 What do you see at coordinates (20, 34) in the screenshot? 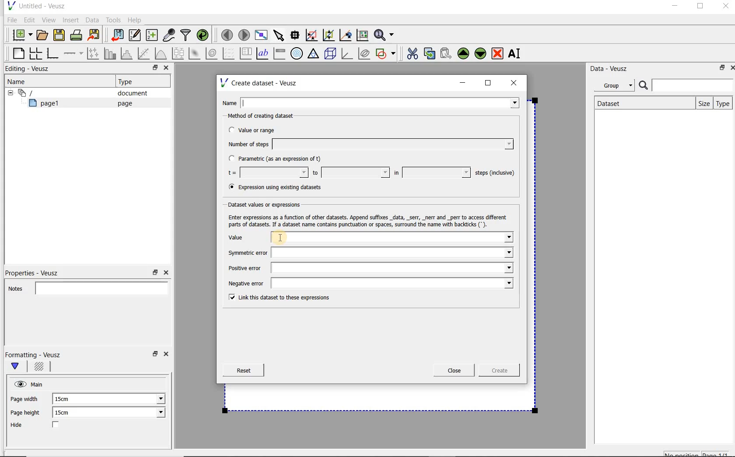
I see `new document` at bounding box center [20, 34].